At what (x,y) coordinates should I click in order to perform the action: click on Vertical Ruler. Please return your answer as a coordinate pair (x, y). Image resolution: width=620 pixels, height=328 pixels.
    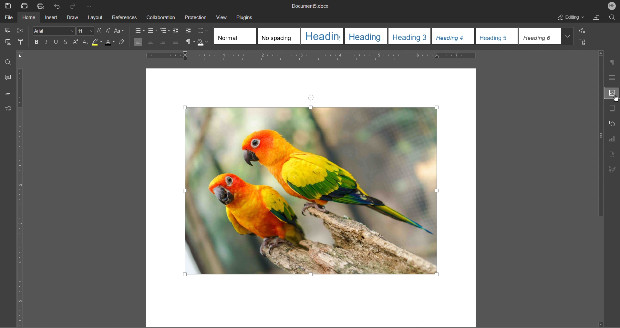
    Looking at the image, I should click on (21, 198).